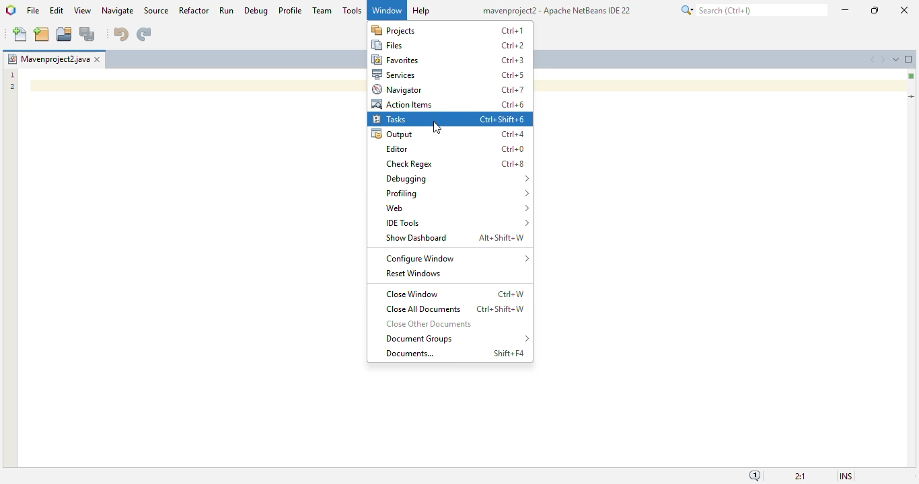  I want to click on favorites, so click(395, 59).